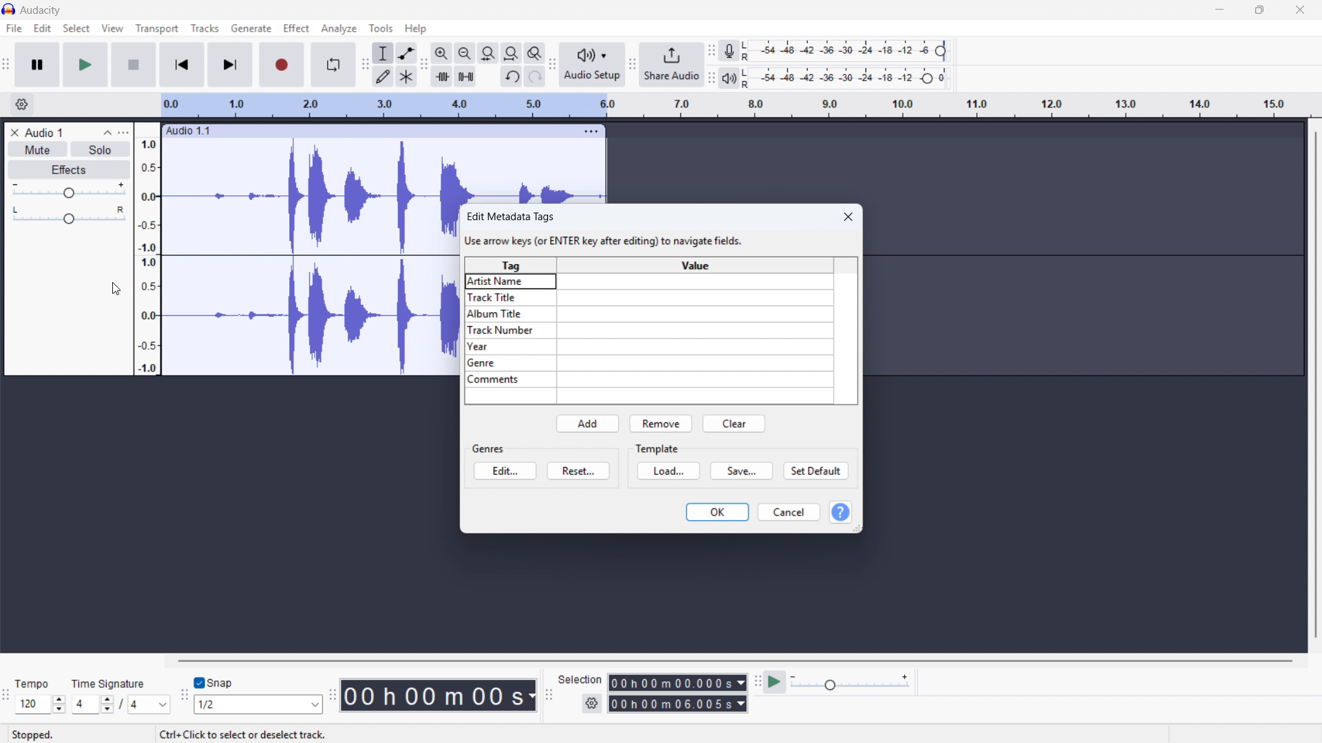 This screenshot has width=1322, height=743. What do you see at coordinates (21, 105) in the screenshot?
I see `timeline settings` at bounding box center [21, 105].